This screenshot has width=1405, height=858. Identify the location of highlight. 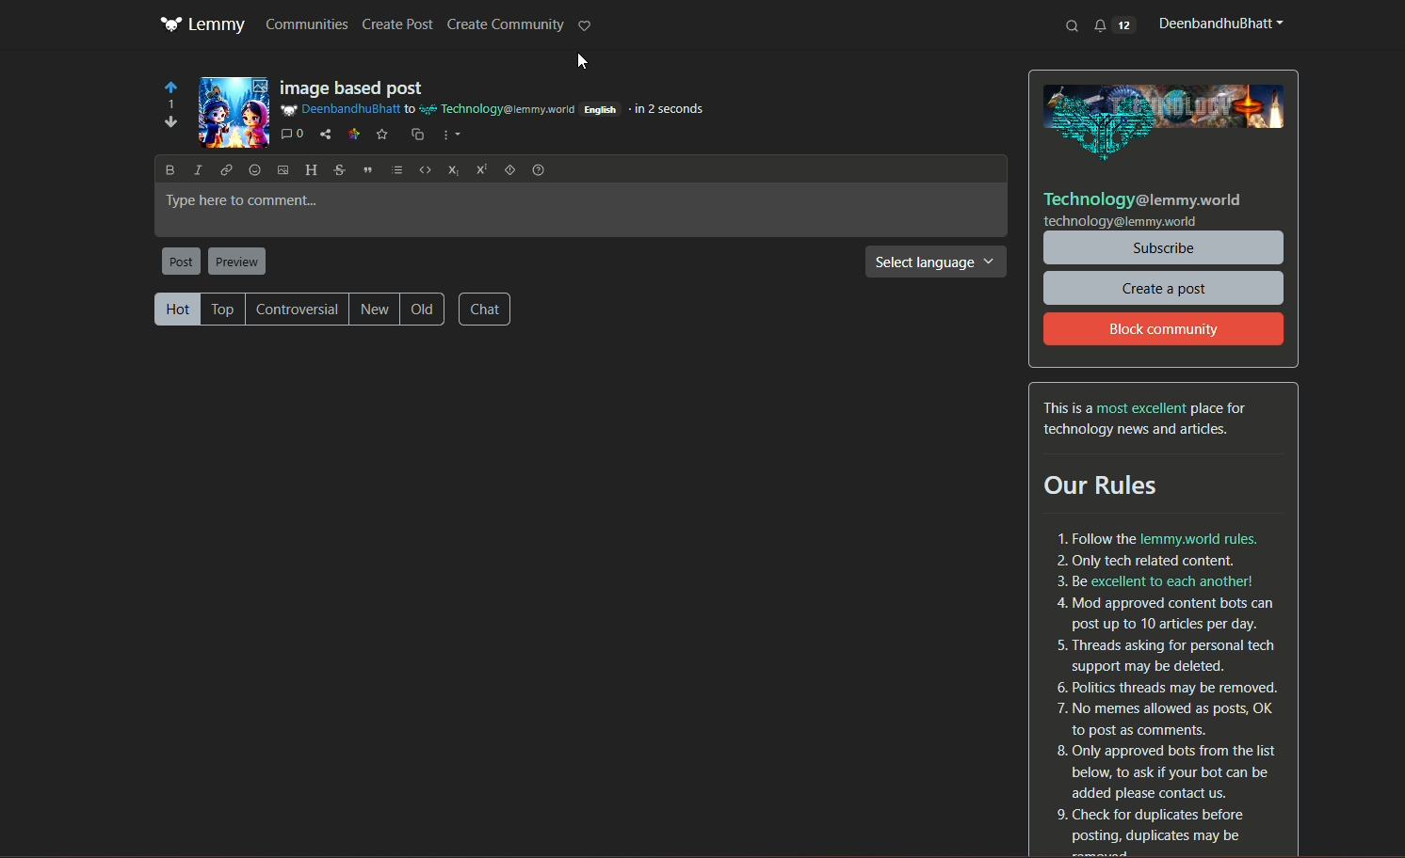
(587, 27).